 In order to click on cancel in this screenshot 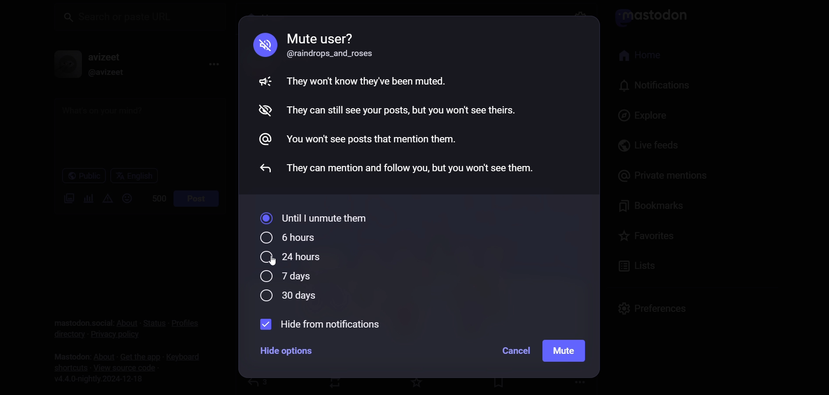, I will do `click(510, 352)`.